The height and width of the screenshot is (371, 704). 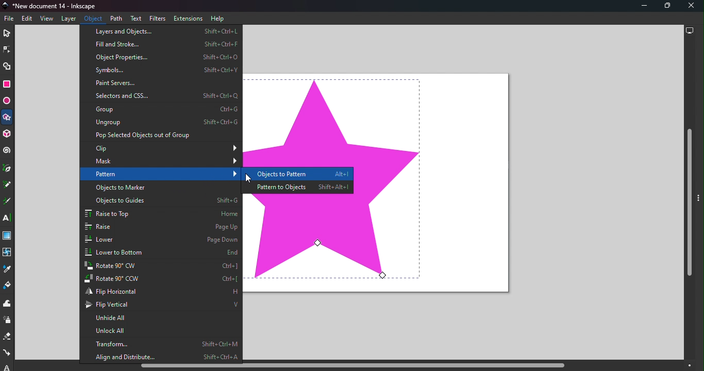 What do you see at coordinates (160, 265) in the screenshot?
I see `Rotate 90 CW` at bounding box center [160, 265].